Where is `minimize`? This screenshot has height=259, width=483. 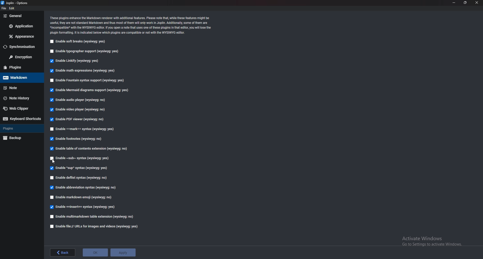 minimize is located at coordinates (454, 3).